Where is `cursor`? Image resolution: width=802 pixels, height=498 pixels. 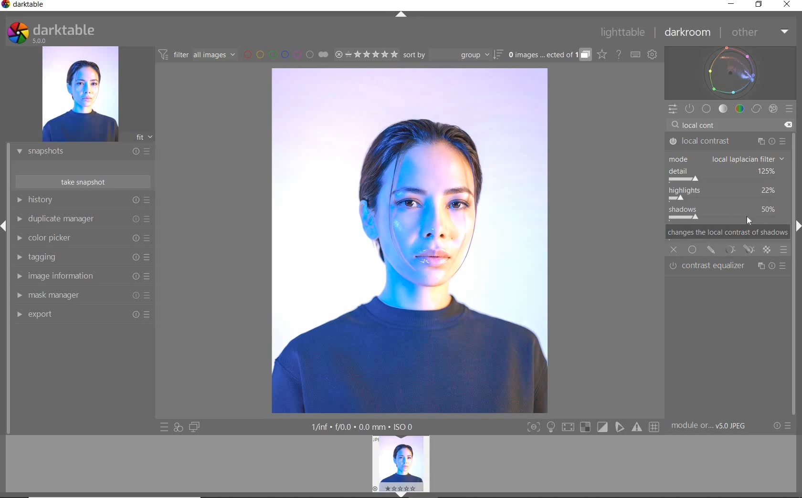 cursor is located at coordinates (751, 220).